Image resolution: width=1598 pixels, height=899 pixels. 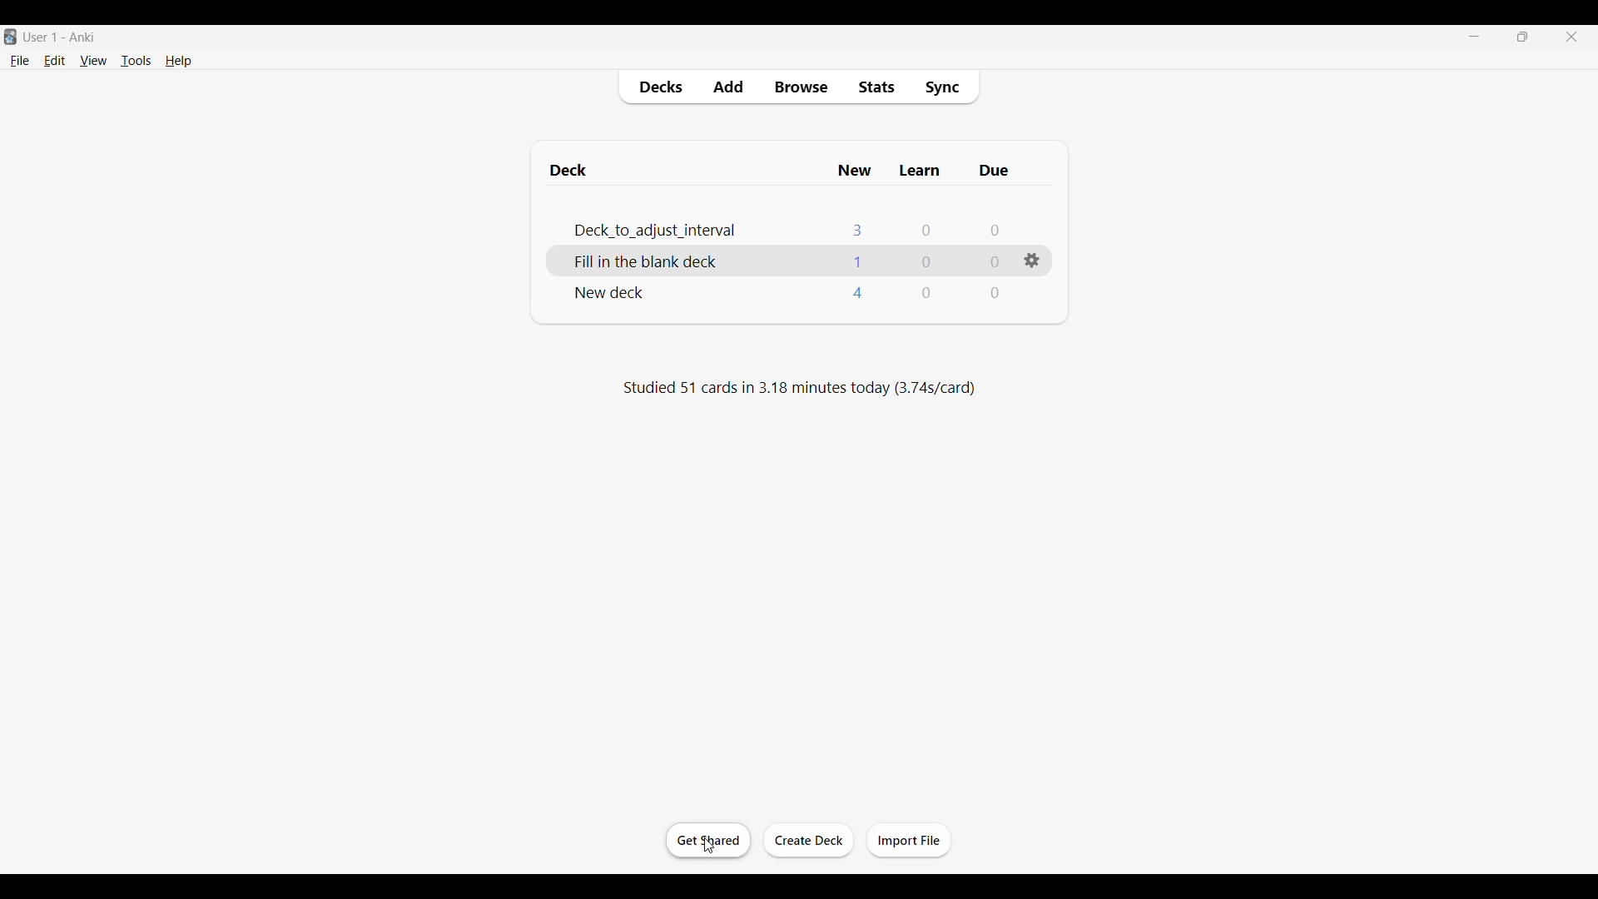 I want to click on Stats, so click(x=877, y=87).